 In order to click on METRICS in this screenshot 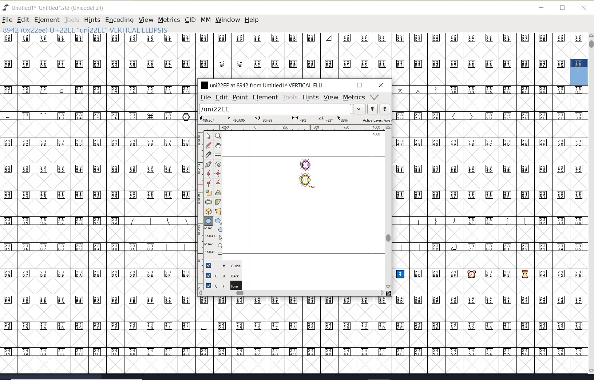, I will do `click(169, 20)`.